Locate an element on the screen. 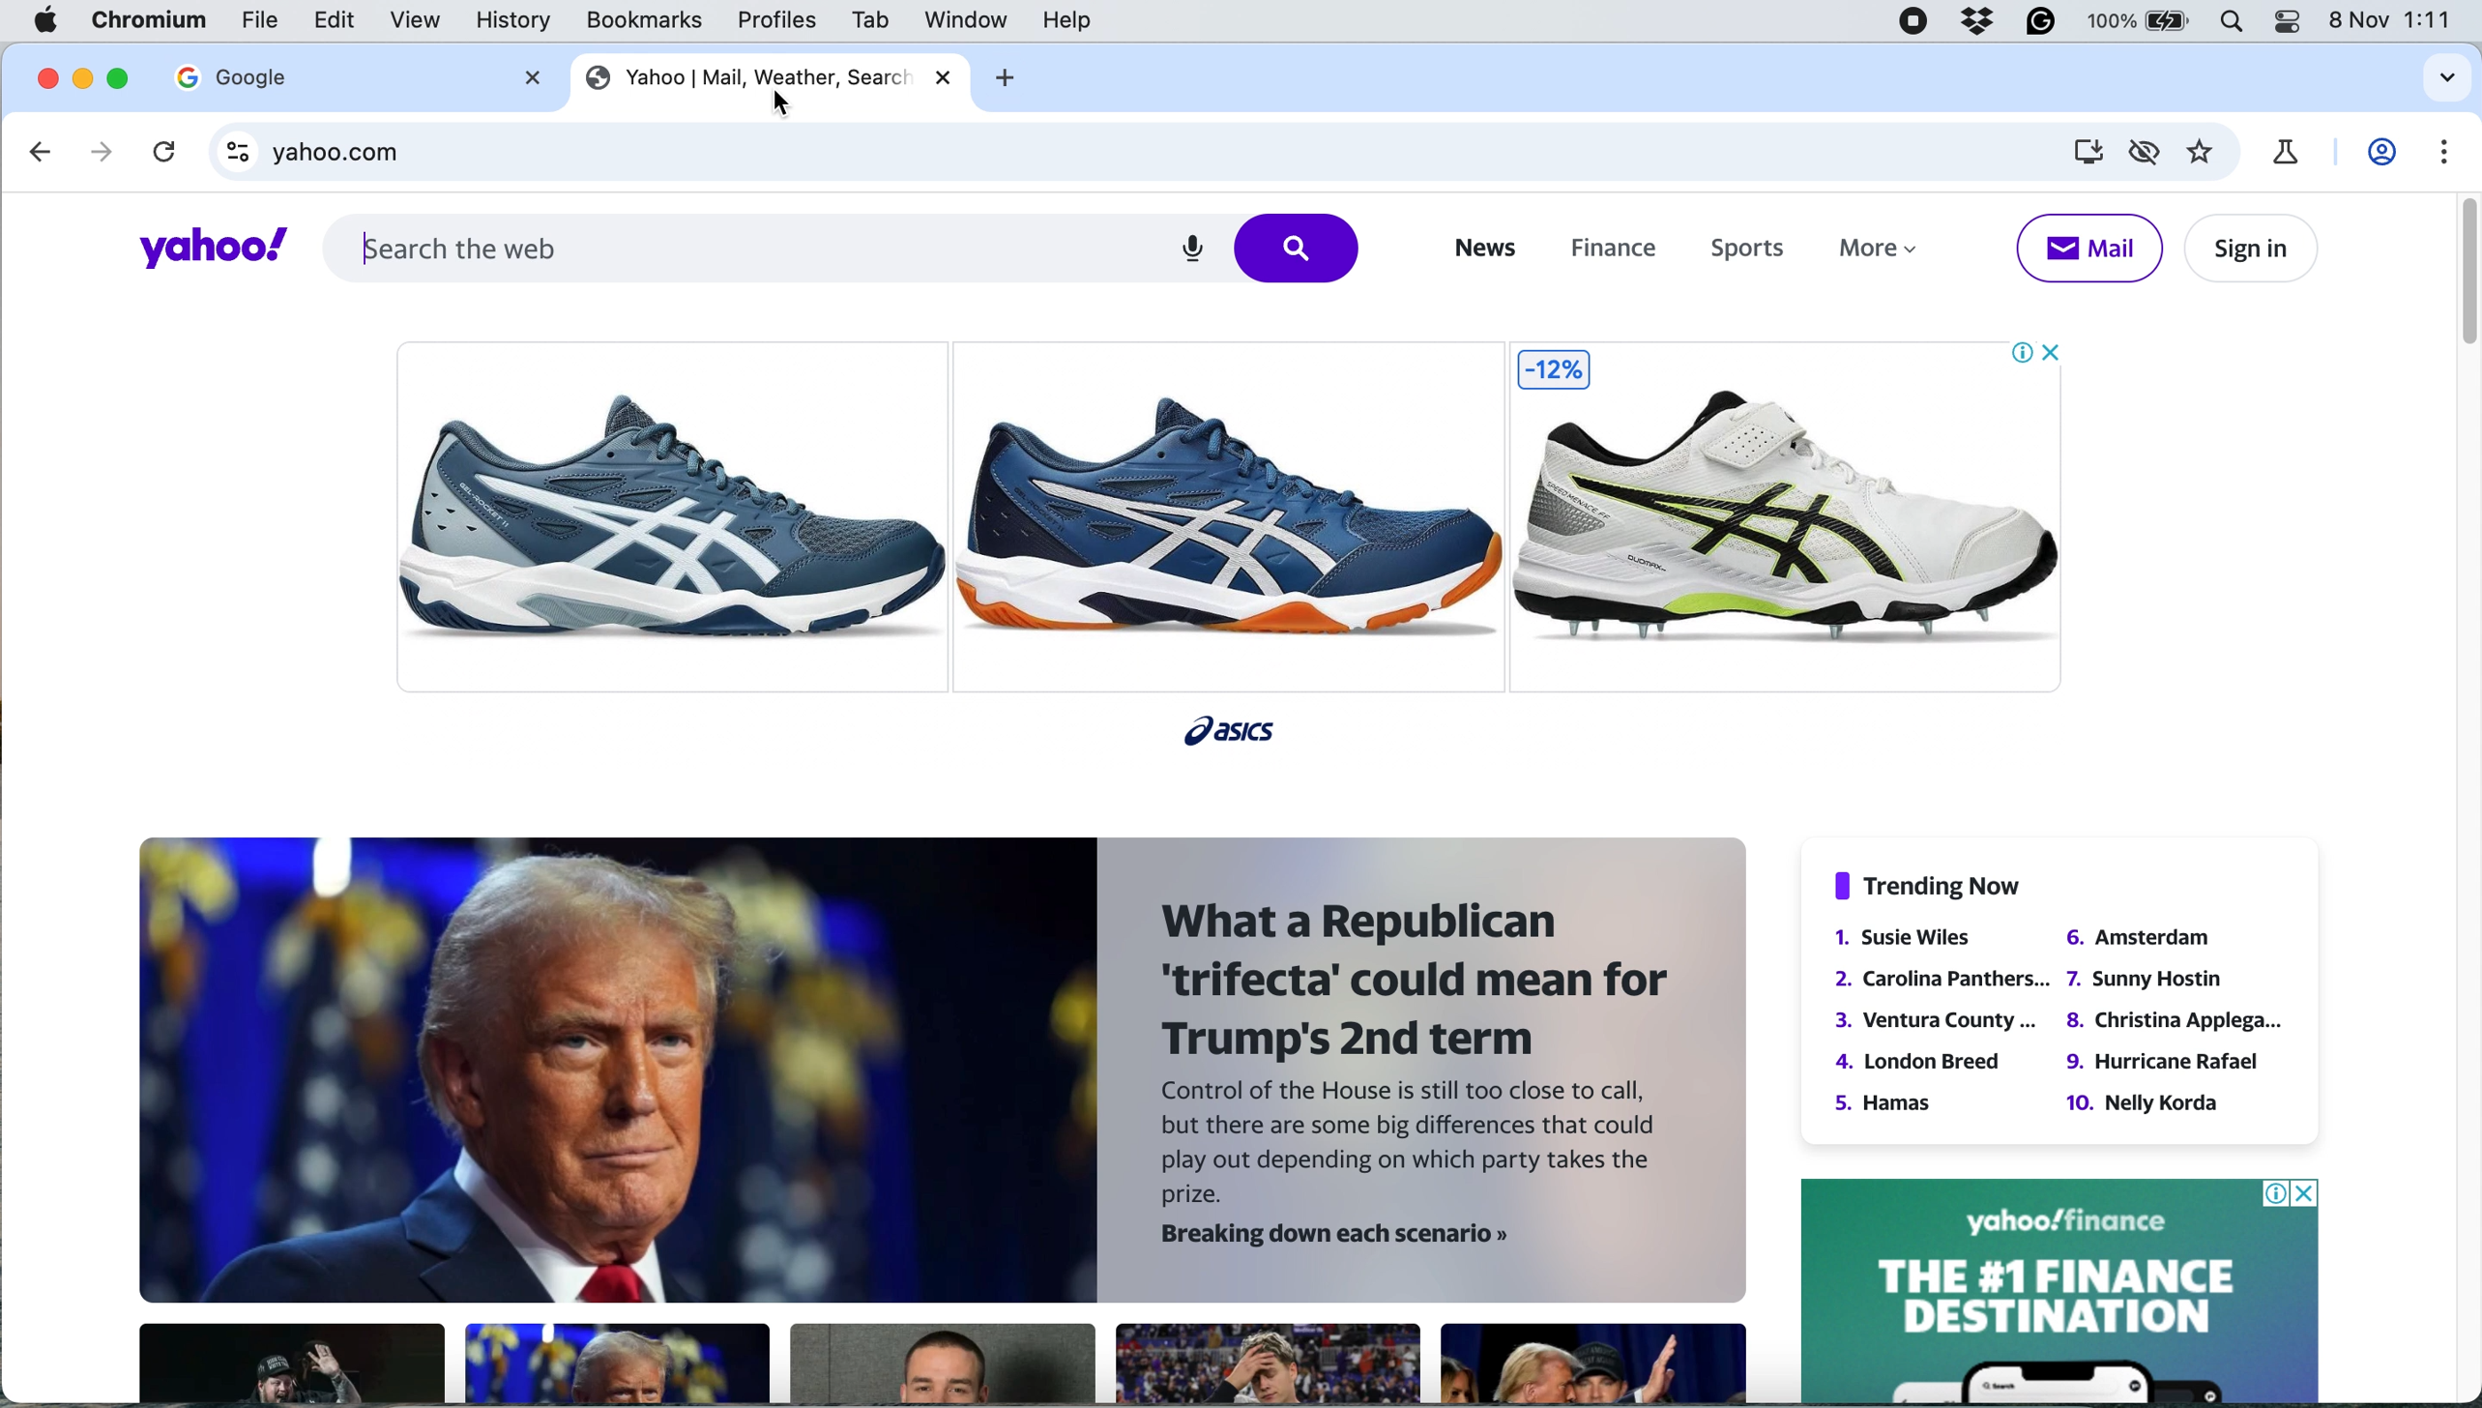 The height and width of the screenshot is (1408, 2482). ad is located at coordinates (1243, 530).